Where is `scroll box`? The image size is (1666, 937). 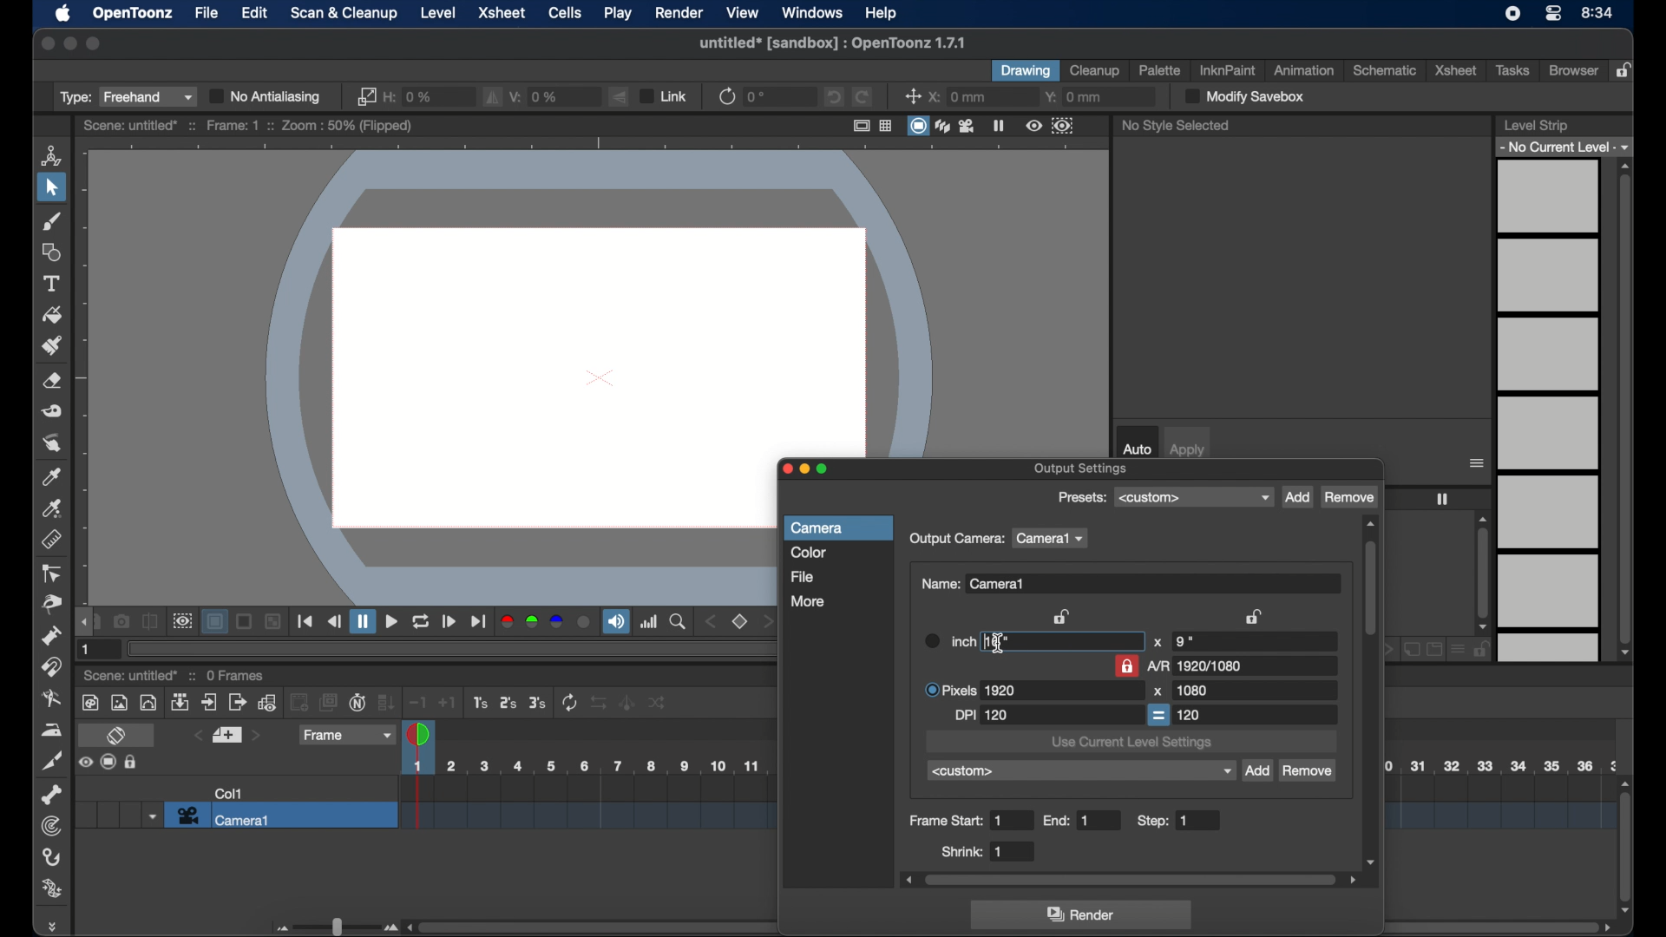 scroll box is located at coordinates (1131, 880).